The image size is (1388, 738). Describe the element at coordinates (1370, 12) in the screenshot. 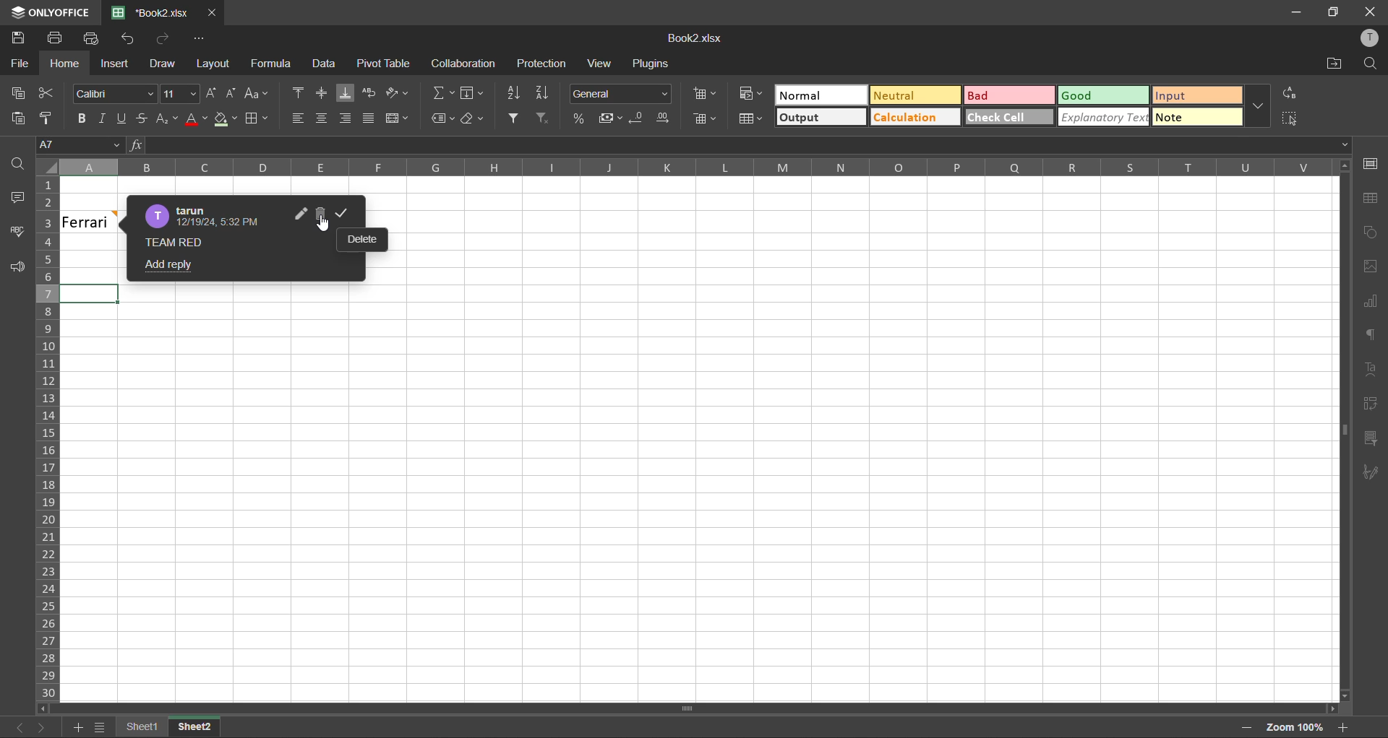

I see `close` at that location.